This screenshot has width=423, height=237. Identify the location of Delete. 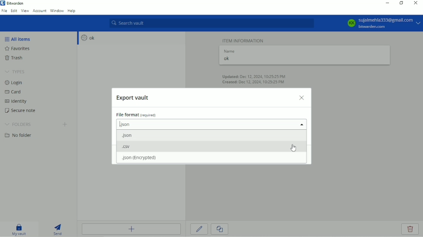
(411, 229).